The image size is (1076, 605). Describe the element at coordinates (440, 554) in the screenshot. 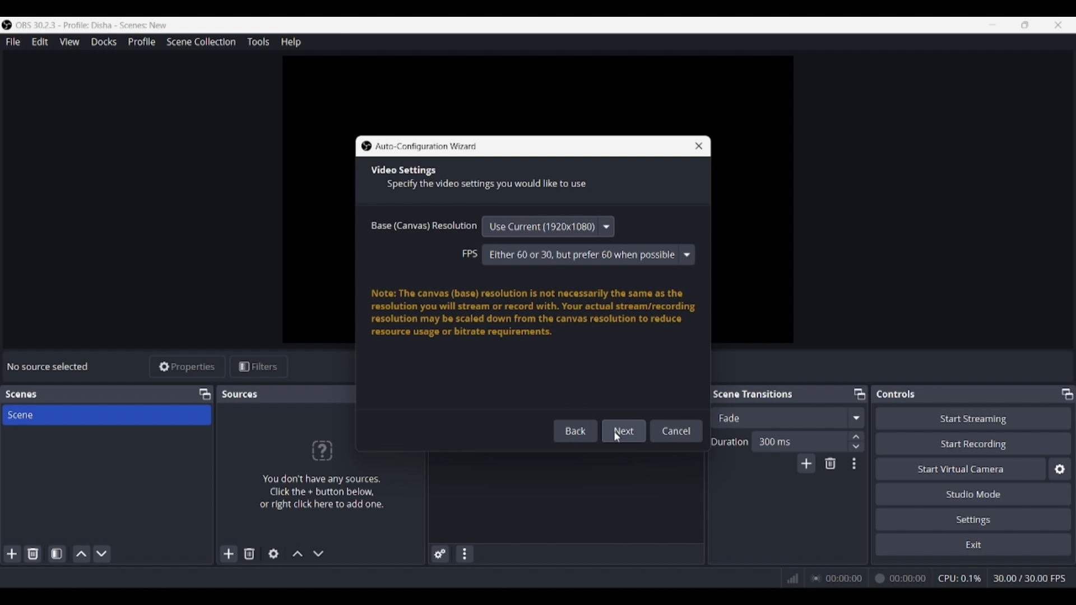

I see `Advanced audio properties` at that location.